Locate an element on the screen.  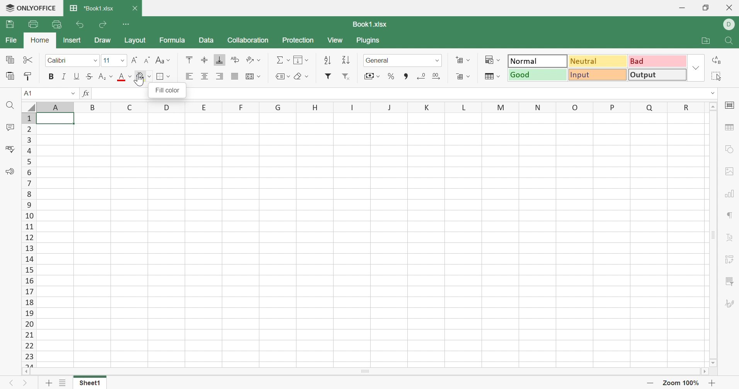
Signature settings is located at coordinates (730, 304).